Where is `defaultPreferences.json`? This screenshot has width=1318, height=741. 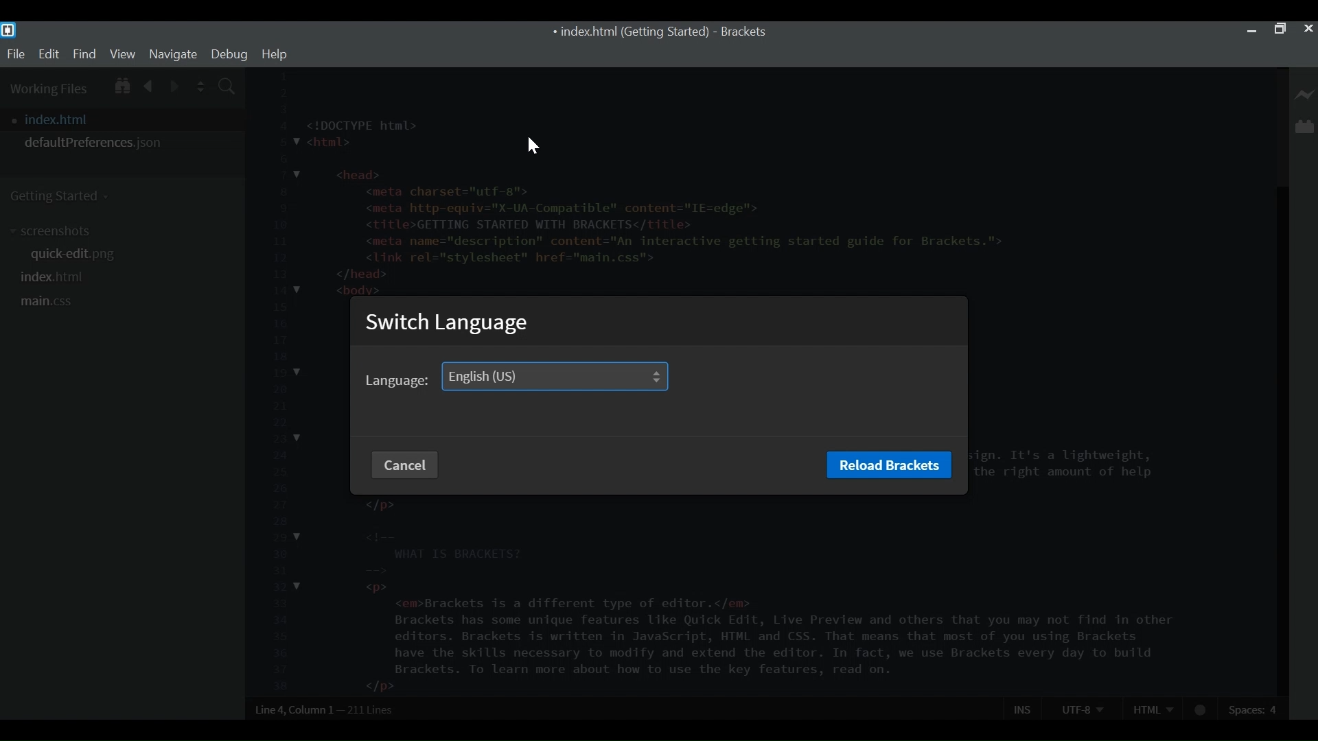
defaultPreferences.json is located at coordinates (122, 143).